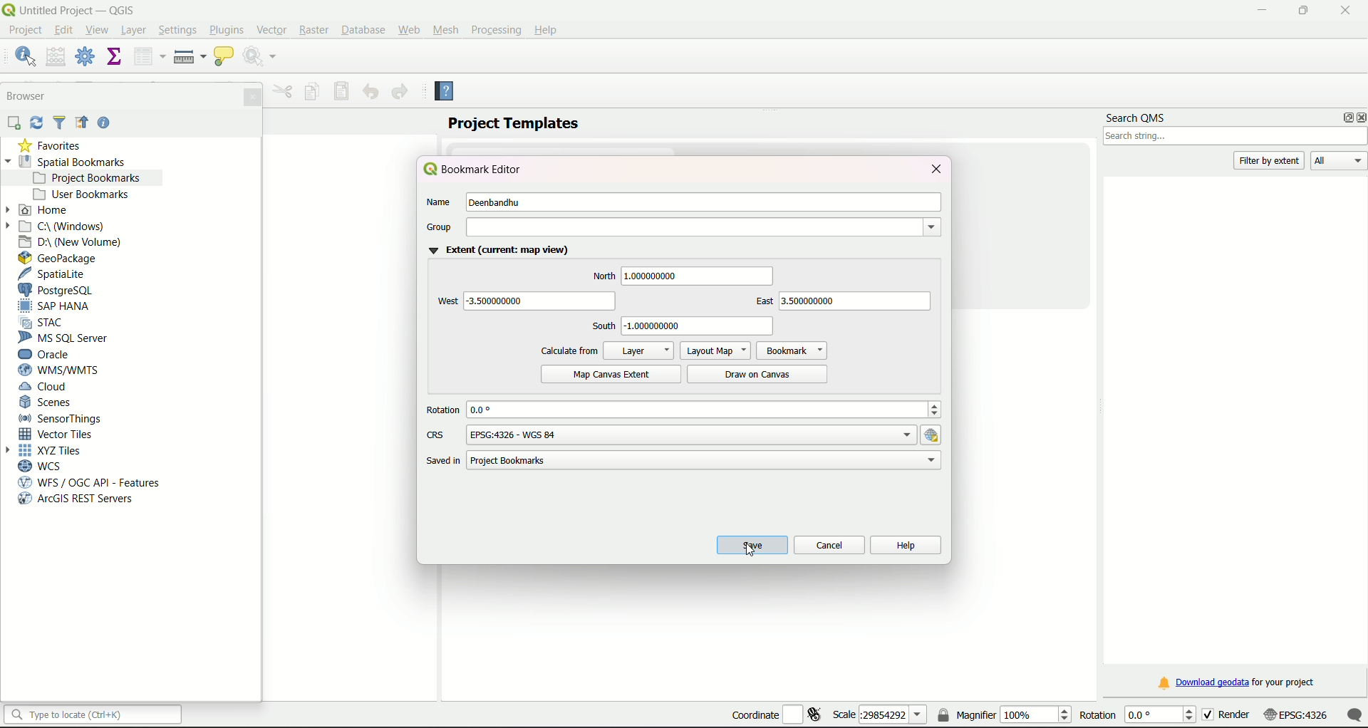  Describe the element at coordinates (88, 177) in the screenshot. I see `project bookmarks` at that location.